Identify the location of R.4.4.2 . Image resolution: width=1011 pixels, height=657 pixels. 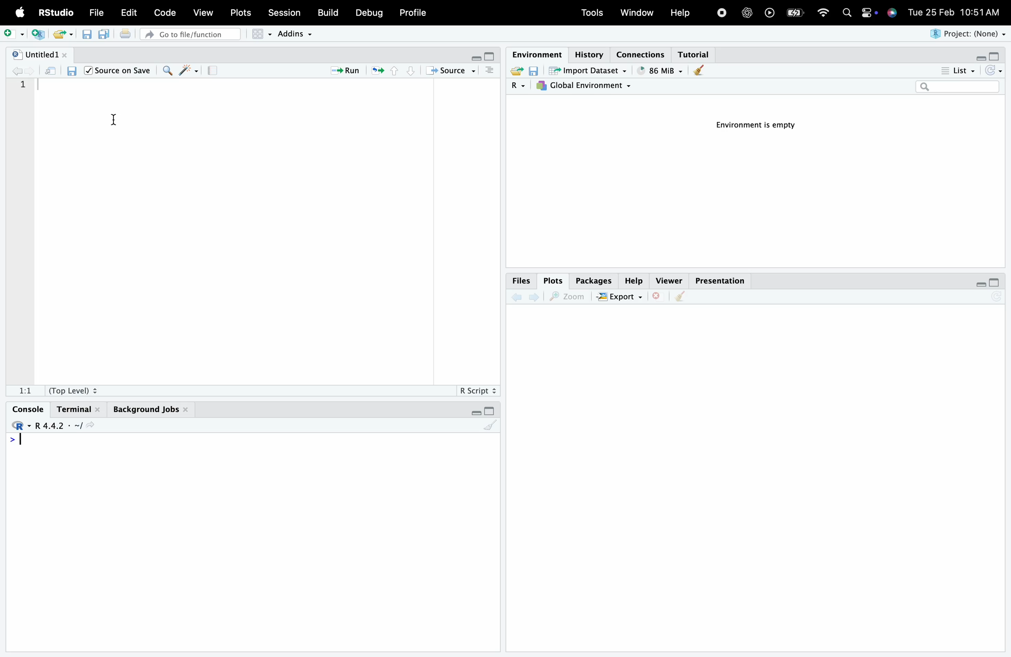
(51, 426).